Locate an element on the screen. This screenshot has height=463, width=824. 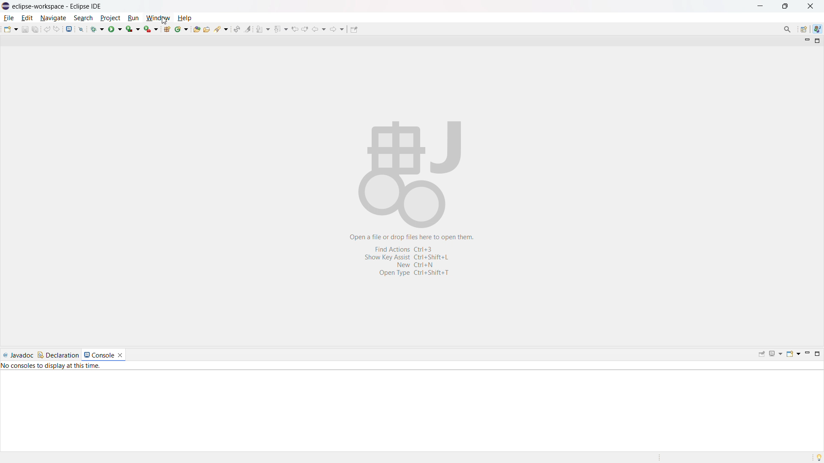
pin console is located at coordinates (761, 355).